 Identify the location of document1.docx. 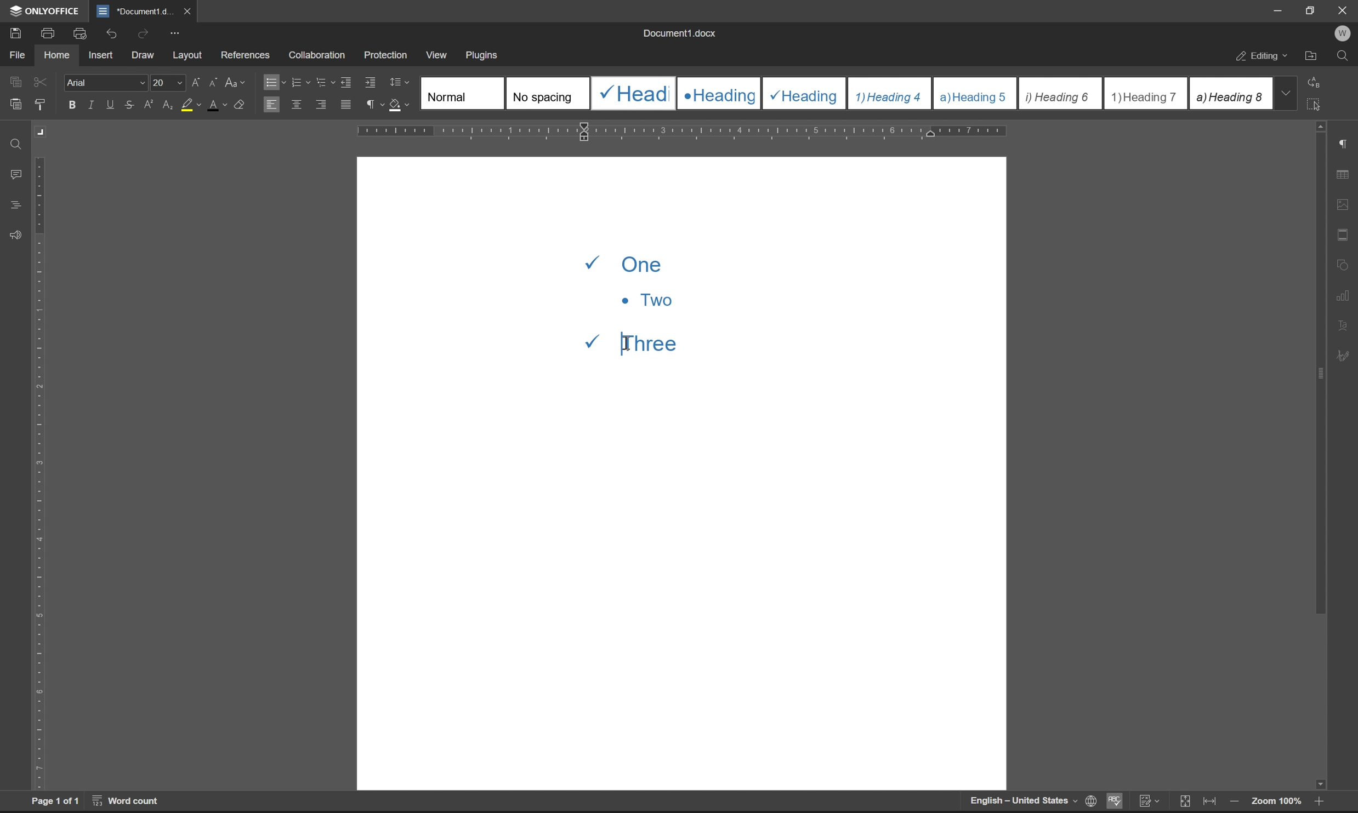
(678, 33).